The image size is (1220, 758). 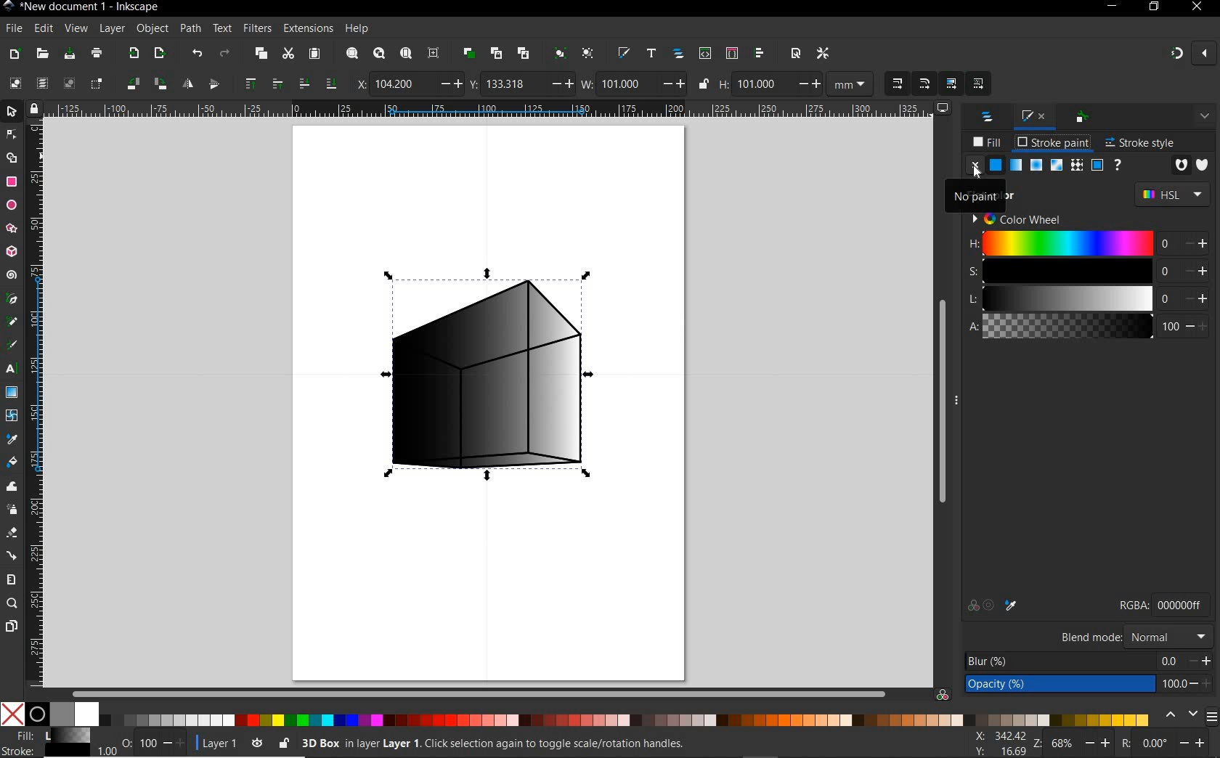 I want to click on SCALING, so click(x=925, y=83).